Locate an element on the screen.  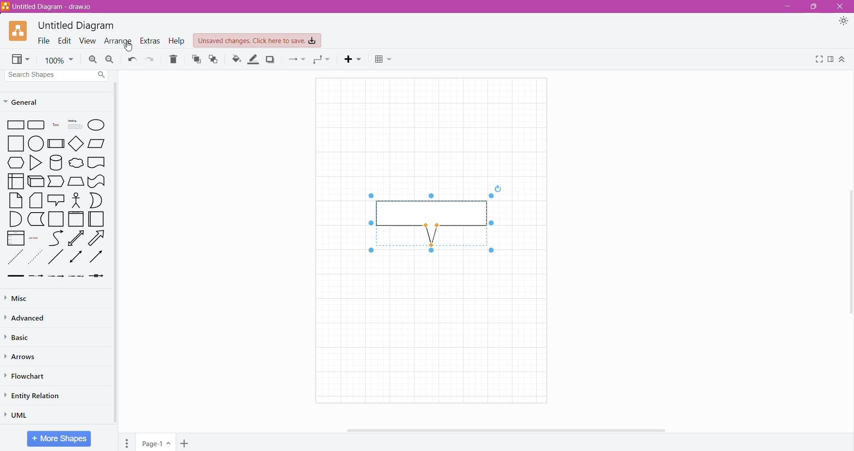
document is located at coordinates (97, 162).